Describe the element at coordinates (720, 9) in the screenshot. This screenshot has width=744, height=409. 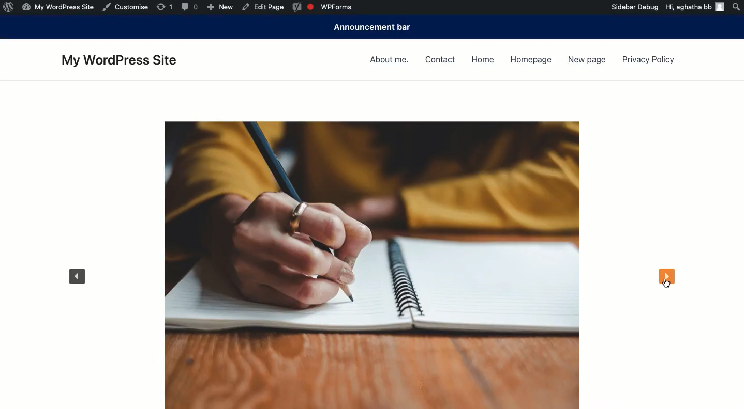
I see `account` at that location.